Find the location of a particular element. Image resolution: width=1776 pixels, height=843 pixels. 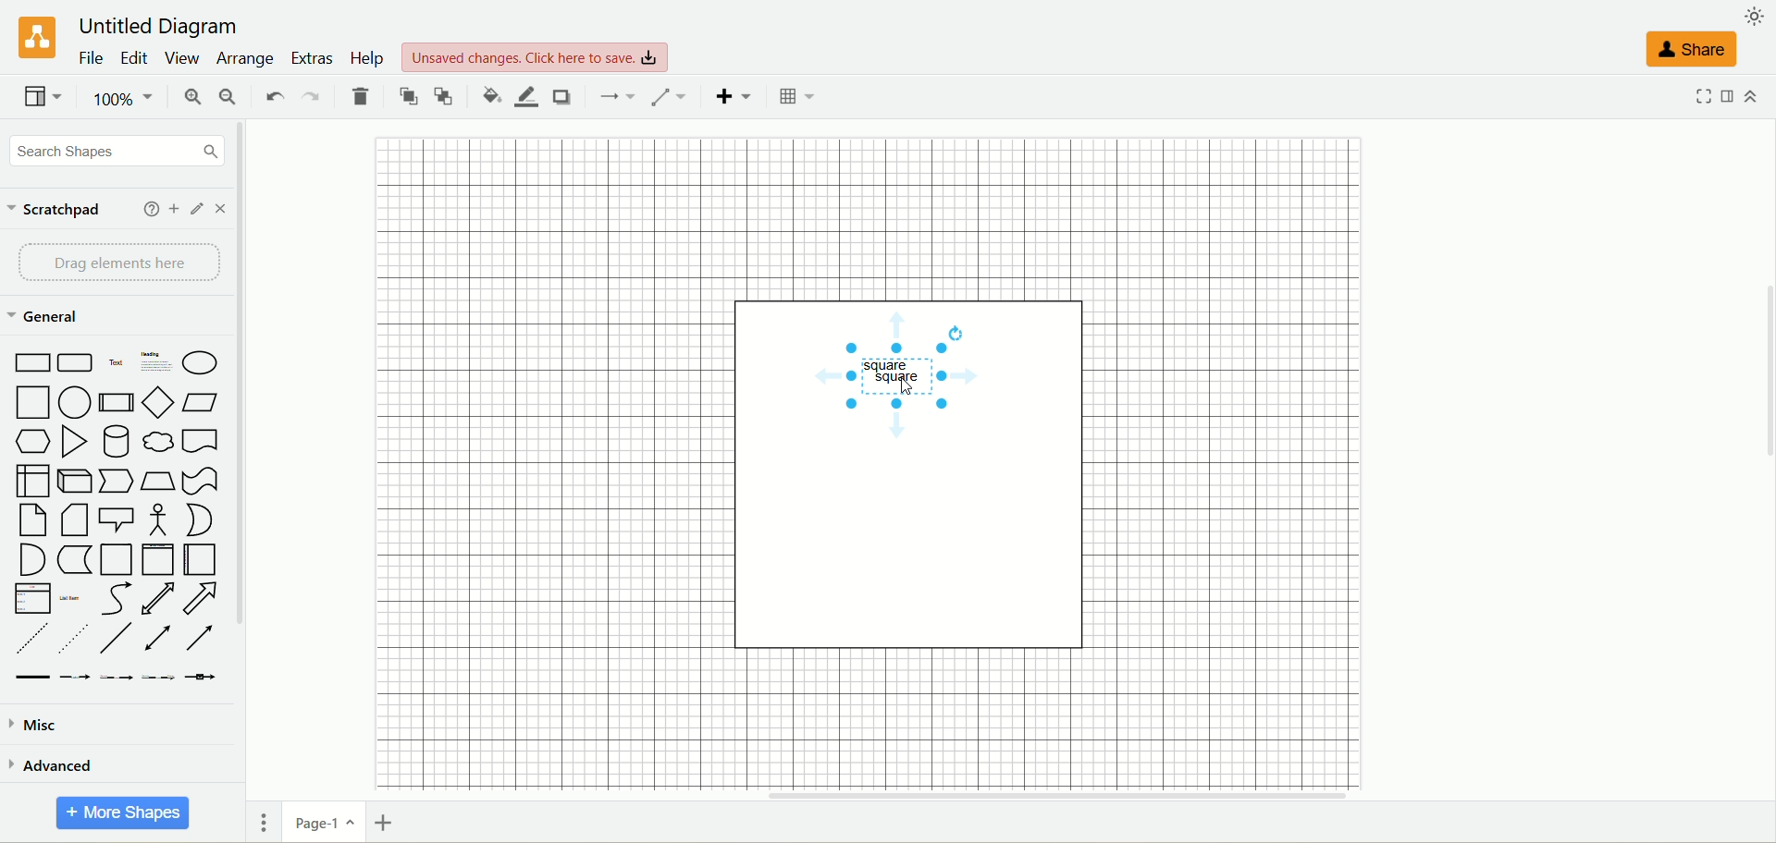

fill color is located at coordinates (490, 96).